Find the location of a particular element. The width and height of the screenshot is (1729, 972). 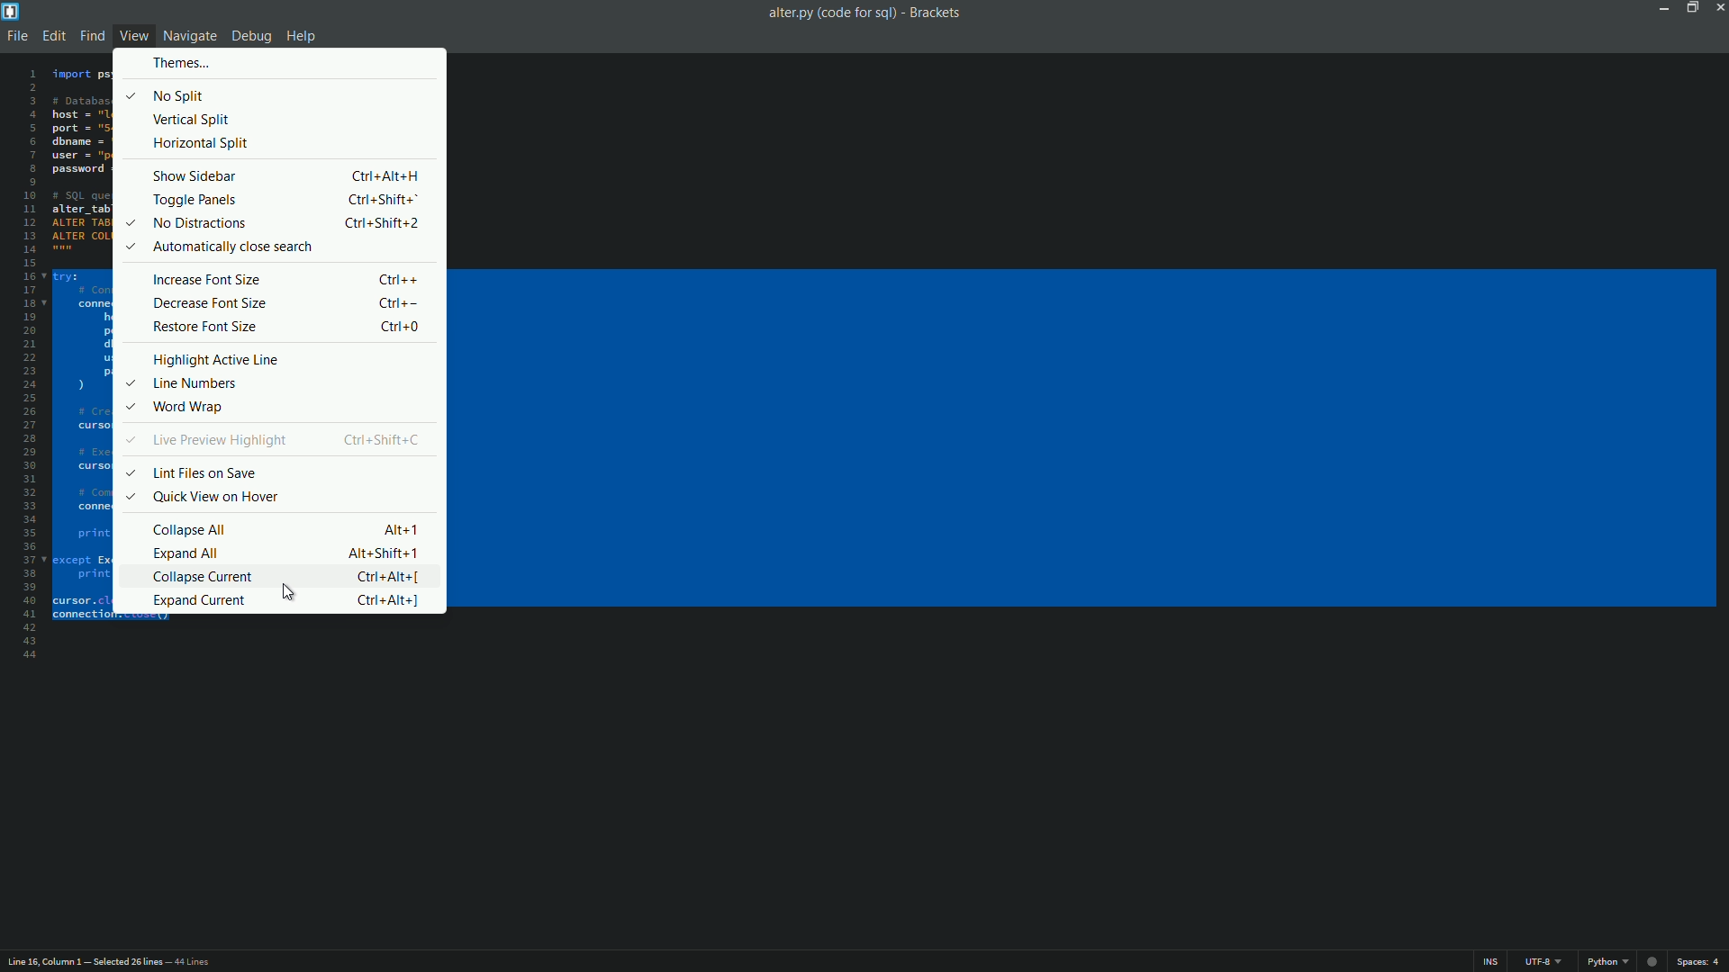

app icon is located at coordinates (11, 11).